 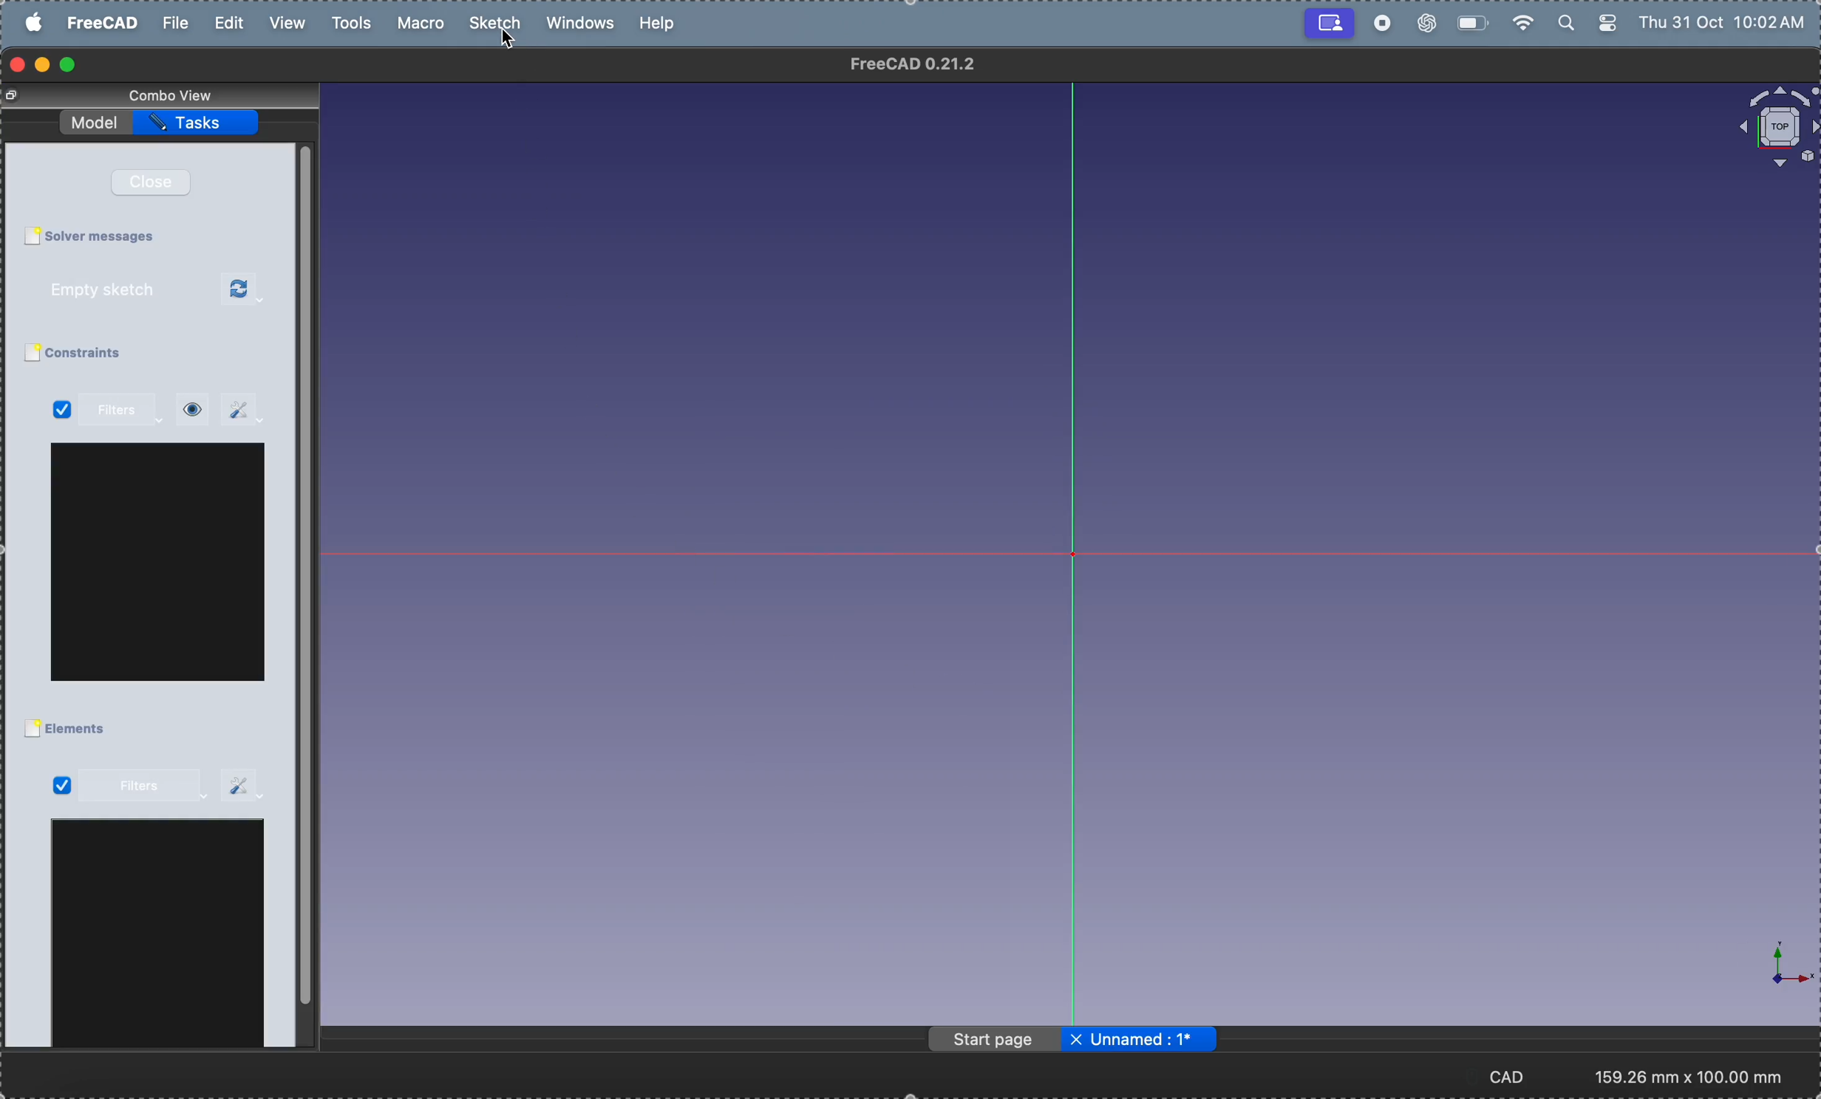 I want to click on empty sketch, so click(x=121, y=290).